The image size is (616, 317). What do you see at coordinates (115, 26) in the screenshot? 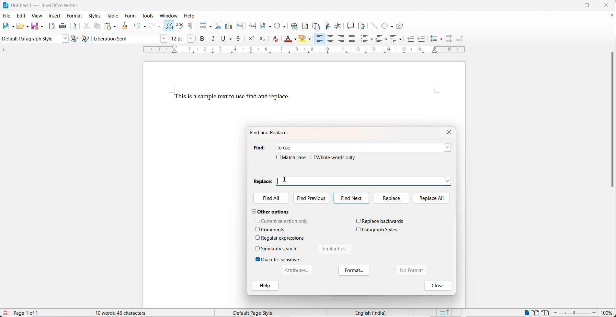
I see `paste options` at bounding box center [115, 26].